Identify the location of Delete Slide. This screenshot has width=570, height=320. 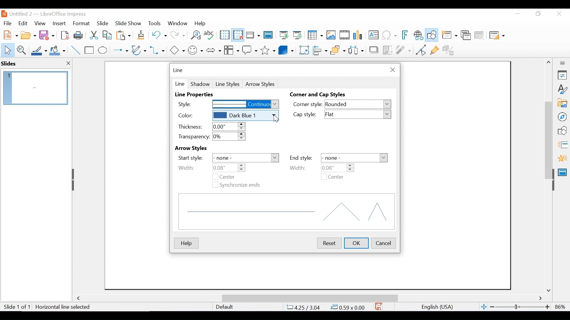
(479, 36).